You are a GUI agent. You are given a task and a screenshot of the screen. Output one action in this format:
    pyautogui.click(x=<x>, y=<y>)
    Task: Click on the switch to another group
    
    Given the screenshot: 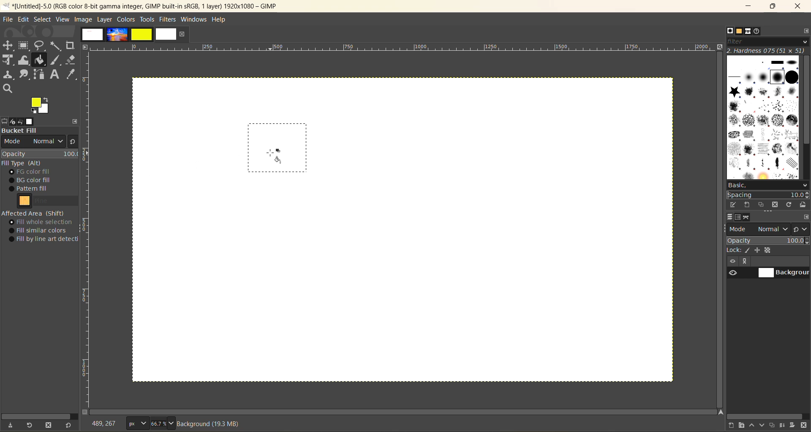 What is the action you would take?
    pyautogui.click(x=801, y=229)
    